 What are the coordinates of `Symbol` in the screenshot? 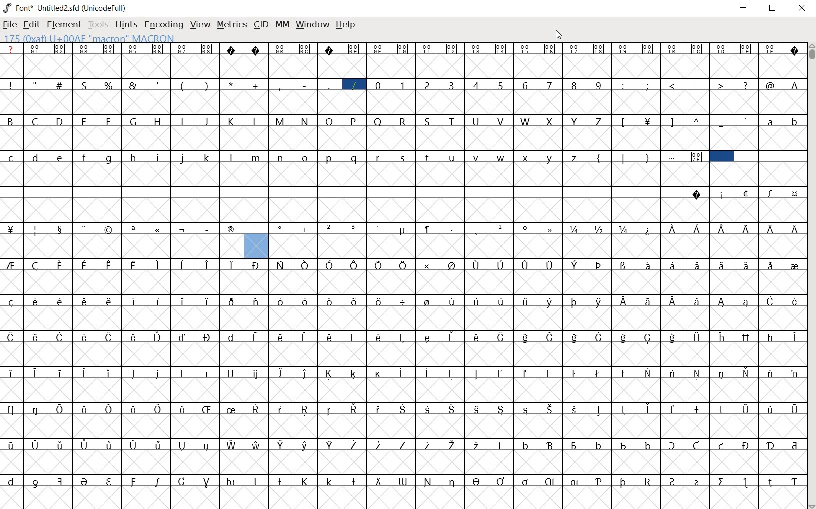 It's located at (527, 338).